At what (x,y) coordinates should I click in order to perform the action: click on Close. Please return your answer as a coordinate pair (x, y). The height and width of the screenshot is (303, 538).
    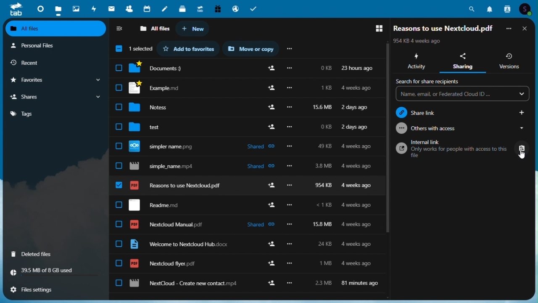
    Looking at the image, I should click on (526, 28).